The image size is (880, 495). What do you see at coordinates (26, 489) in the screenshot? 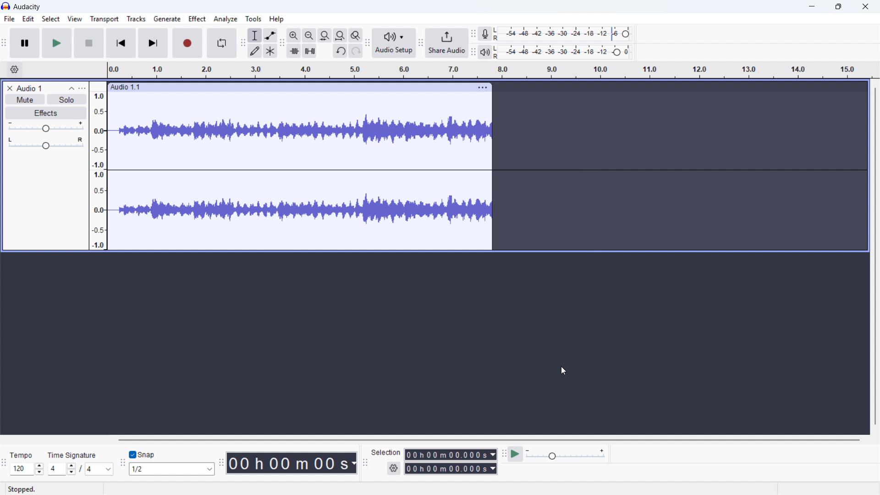
I see `stopped` at bounding box center [26, 489].